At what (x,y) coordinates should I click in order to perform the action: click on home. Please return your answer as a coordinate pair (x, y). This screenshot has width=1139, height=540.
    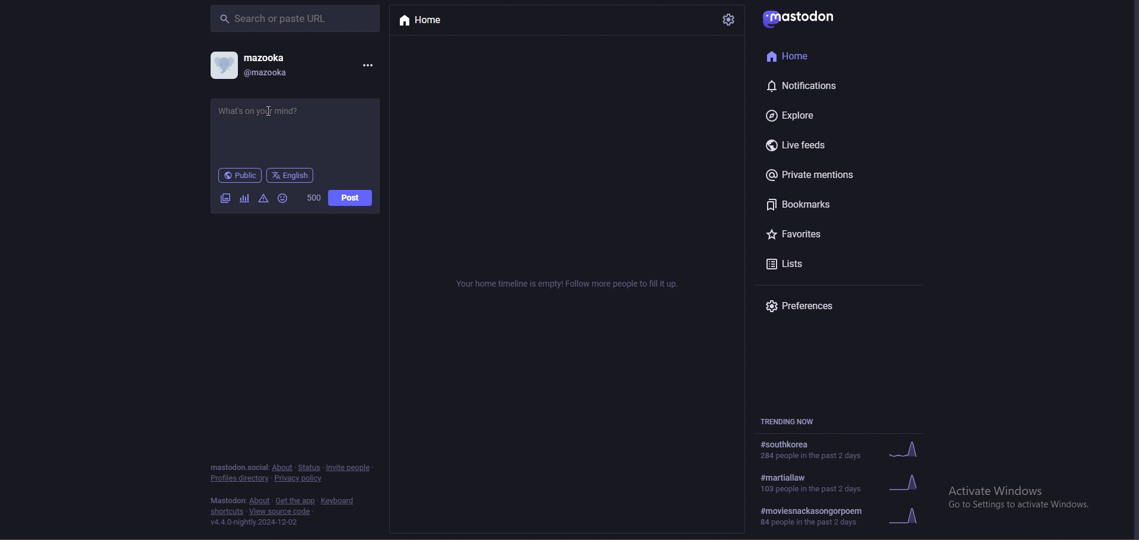
    Looking at the image, I should click on (432, 21).